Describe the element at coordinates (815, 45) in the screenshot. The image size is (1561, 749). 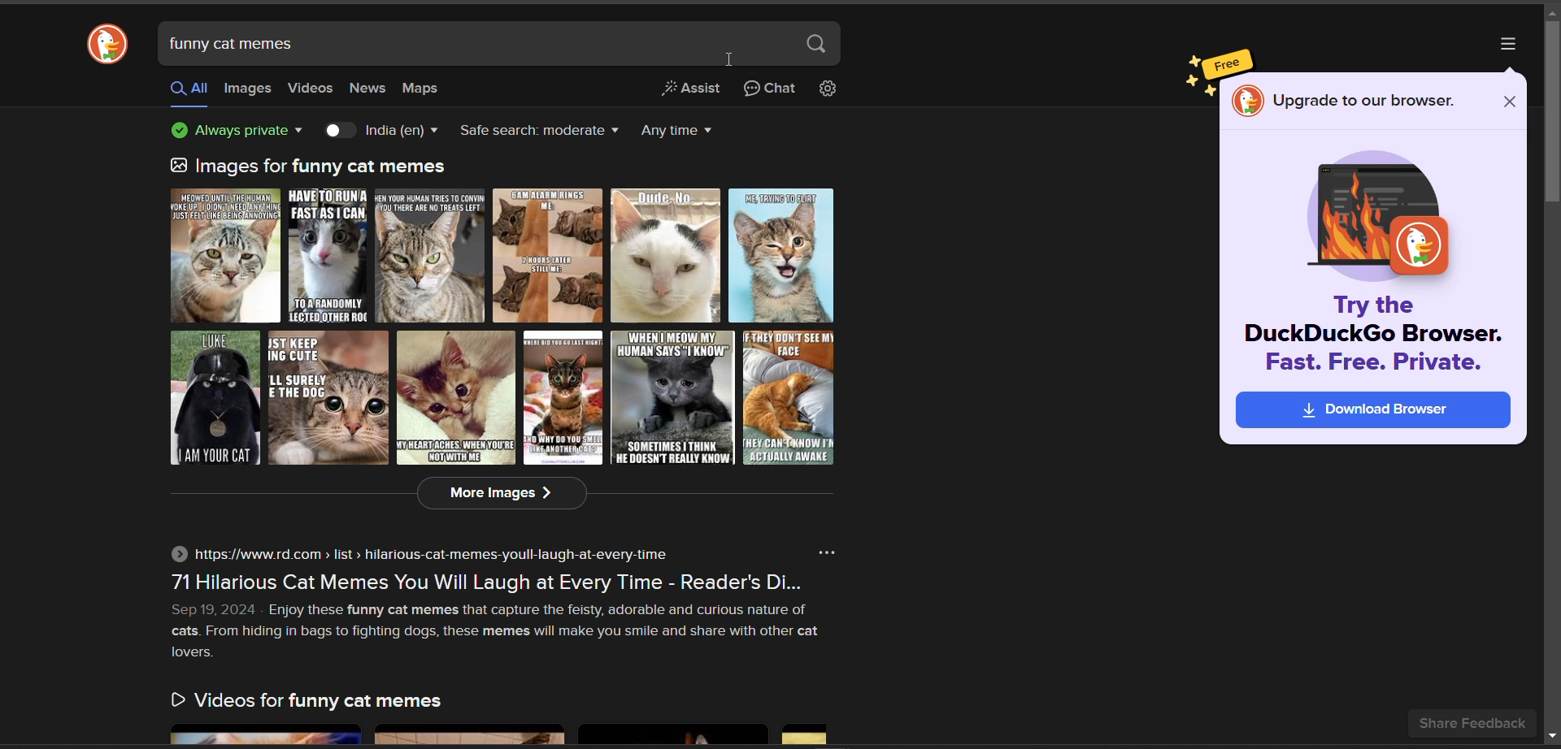
I see `search` at that location.